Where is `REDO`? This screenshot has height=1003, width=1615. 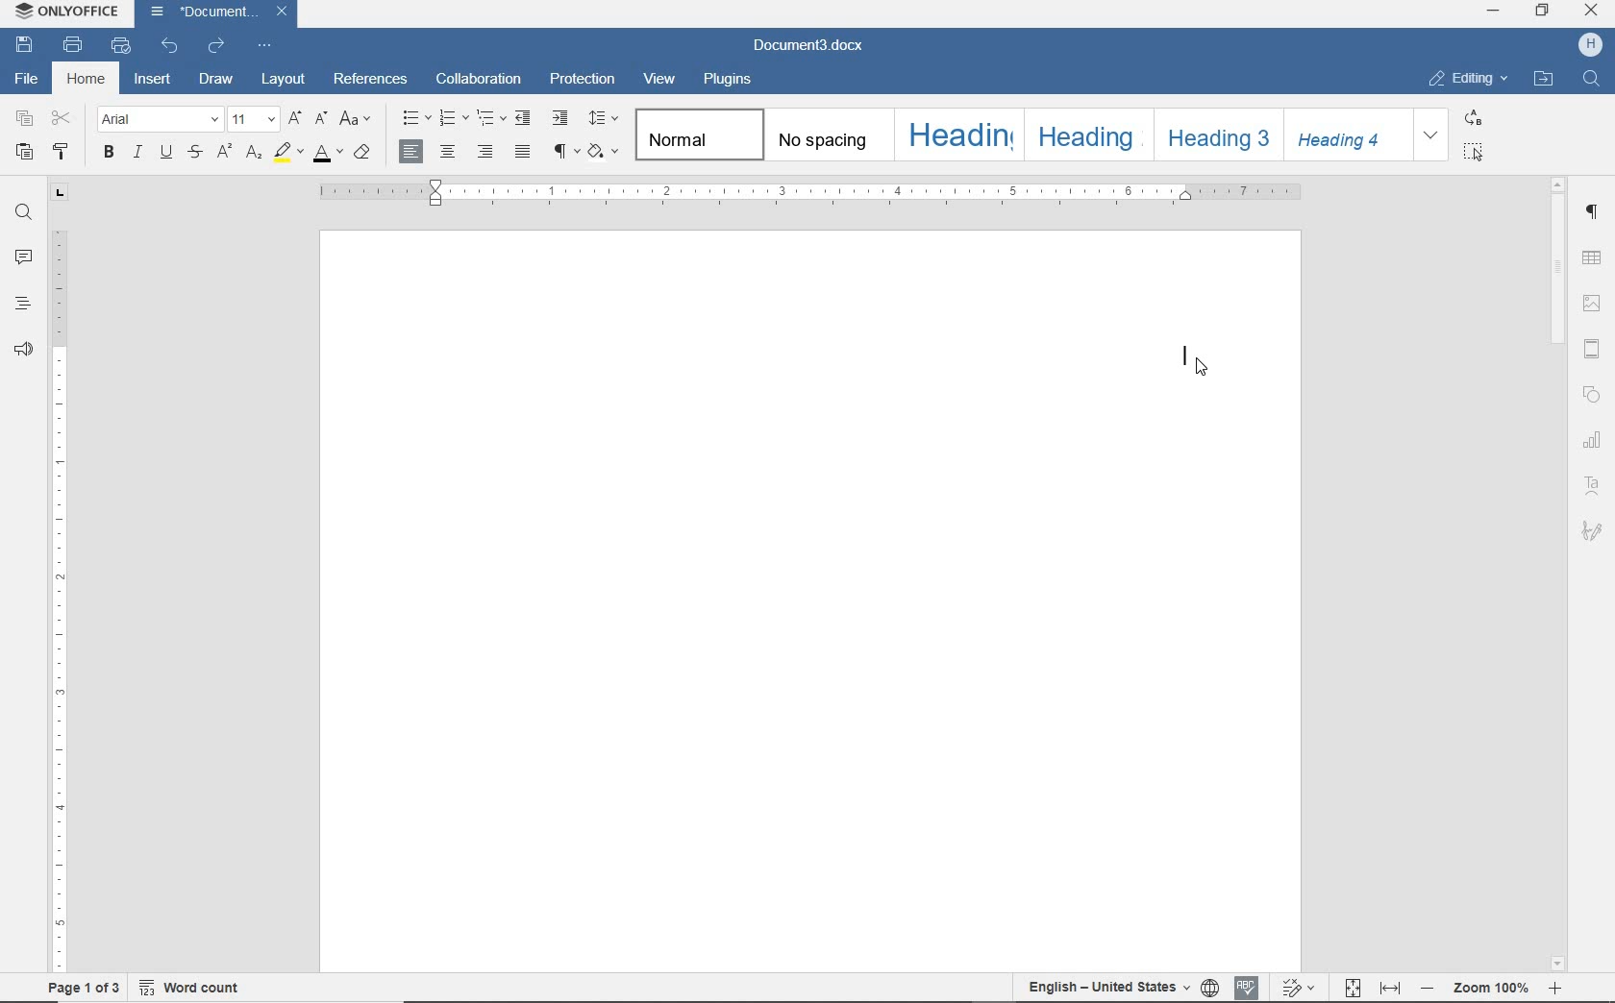 REDO is located at coordinates (217, 43).